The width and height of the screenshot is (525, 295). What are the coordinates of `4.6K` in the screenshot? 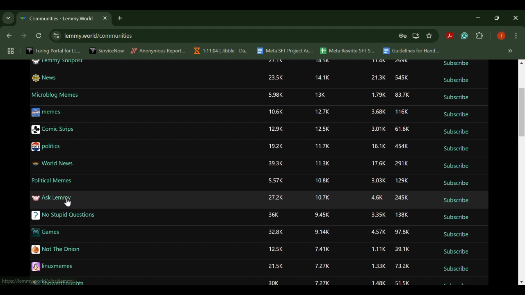 It's located at (377, 198).